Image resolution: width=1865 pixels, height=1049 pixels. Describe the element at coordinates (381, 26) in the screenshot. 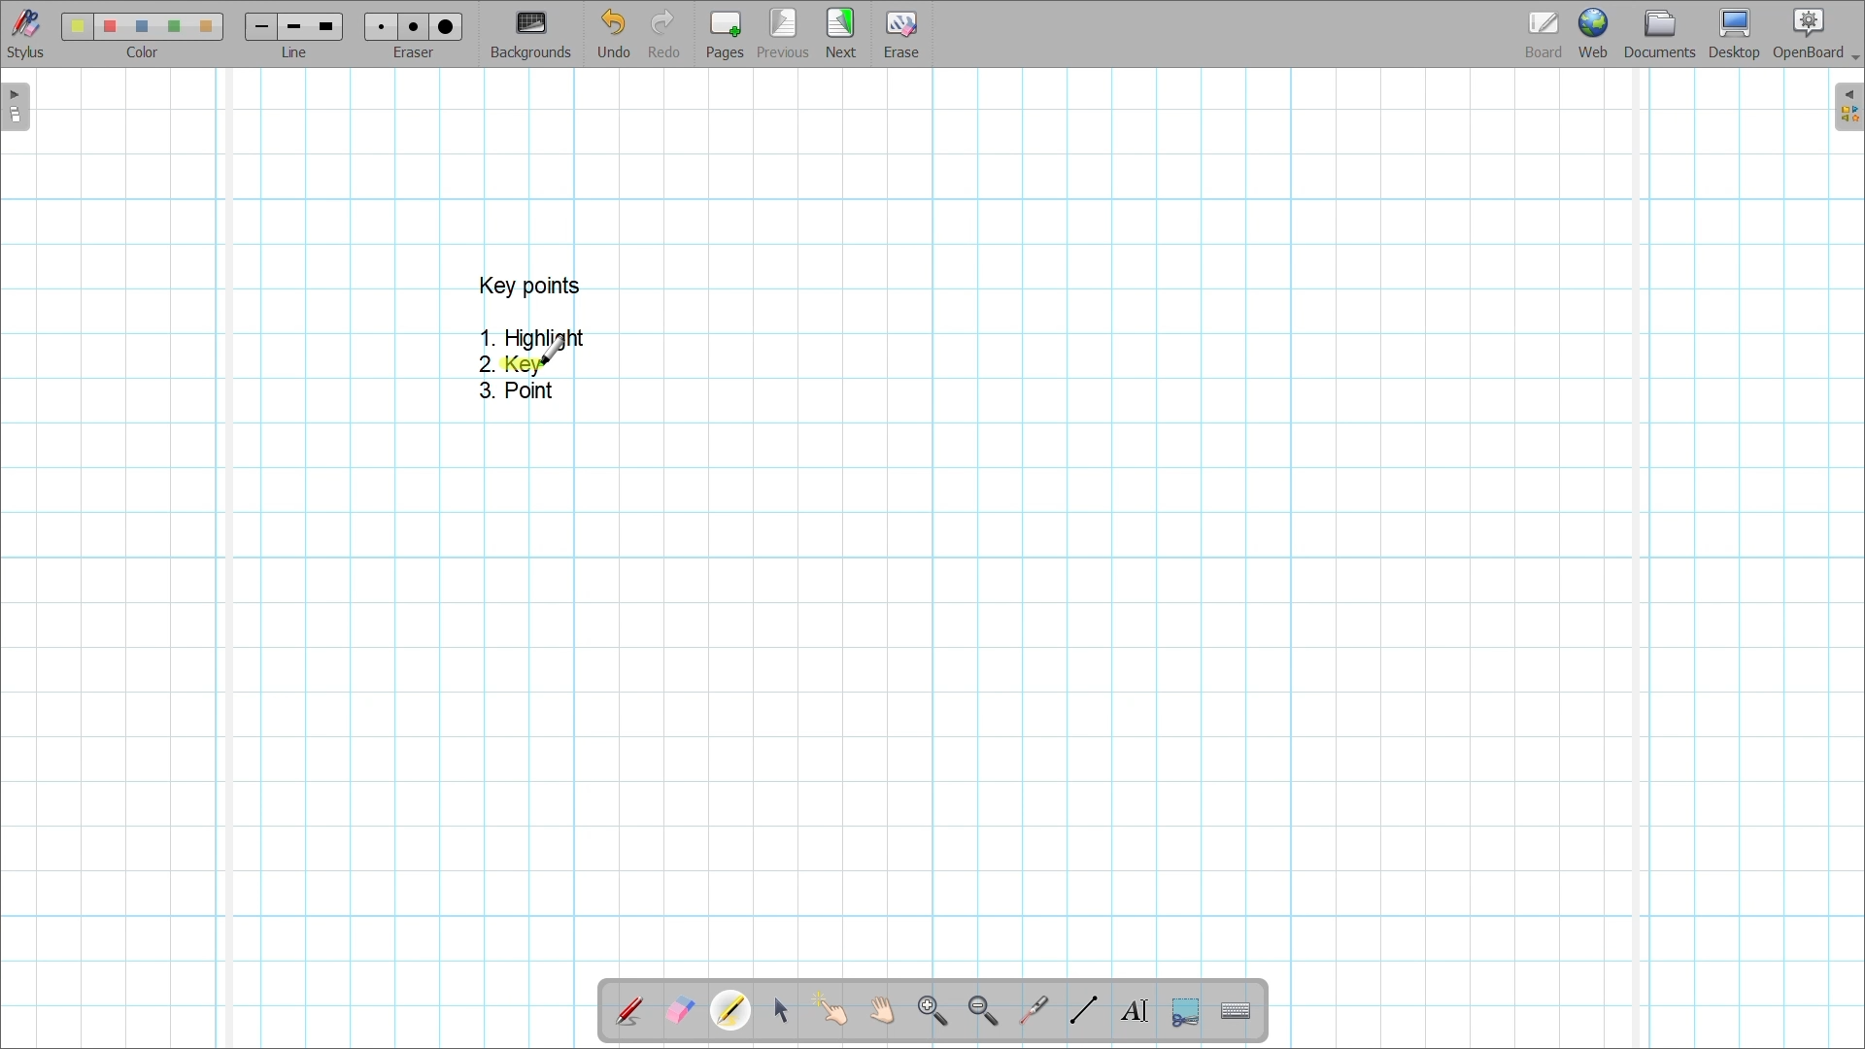

I see `Eraser 1` at that location.